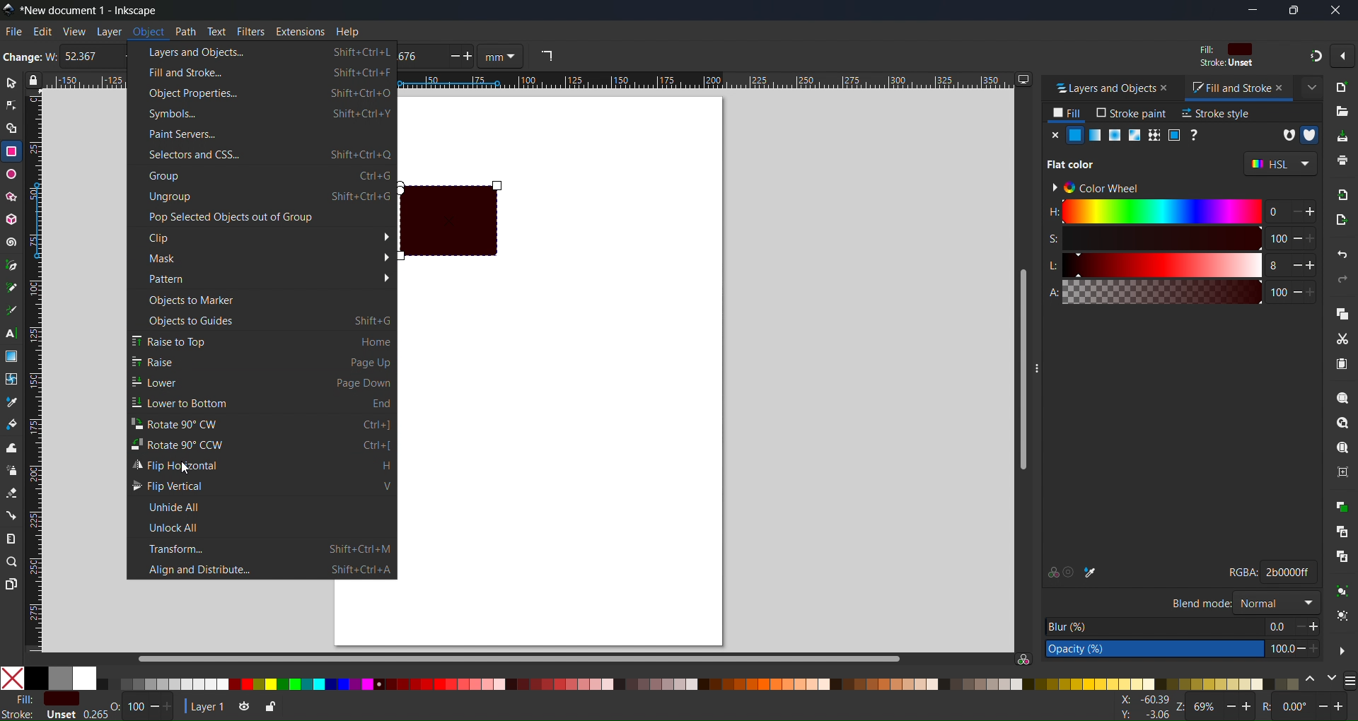  I want to click on Lightness, so click(1152, 265).